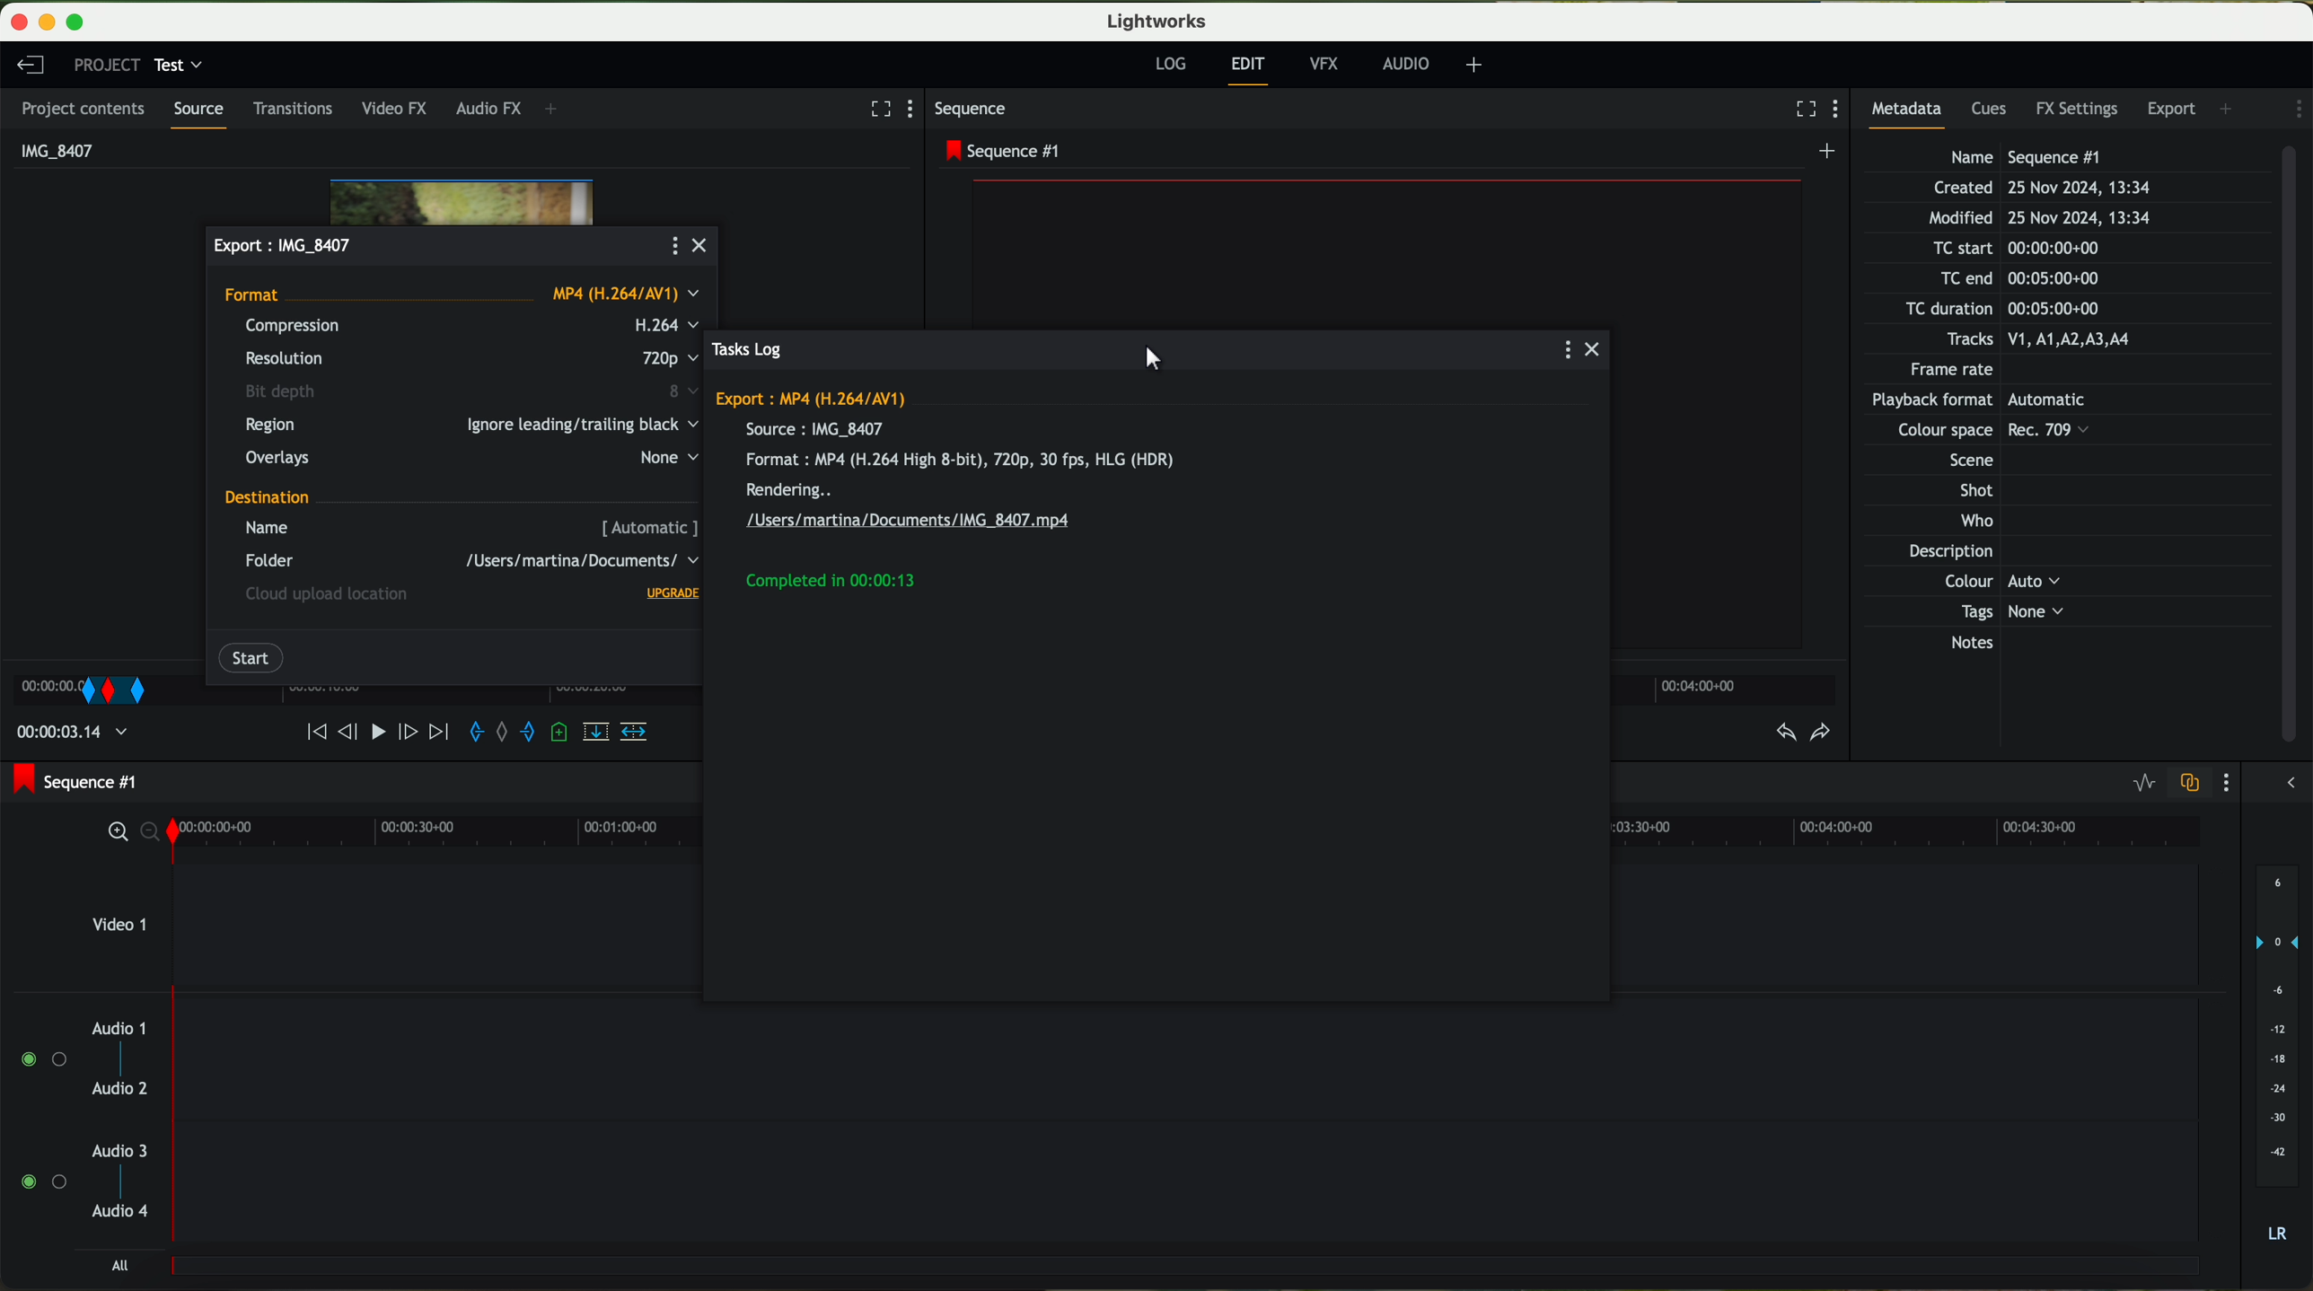 Image resolution: width=2313 pixels, height=1291 pixels. Describe the element at coordinates (1187, 835) in the screenshot. I see `timeline` at that location.